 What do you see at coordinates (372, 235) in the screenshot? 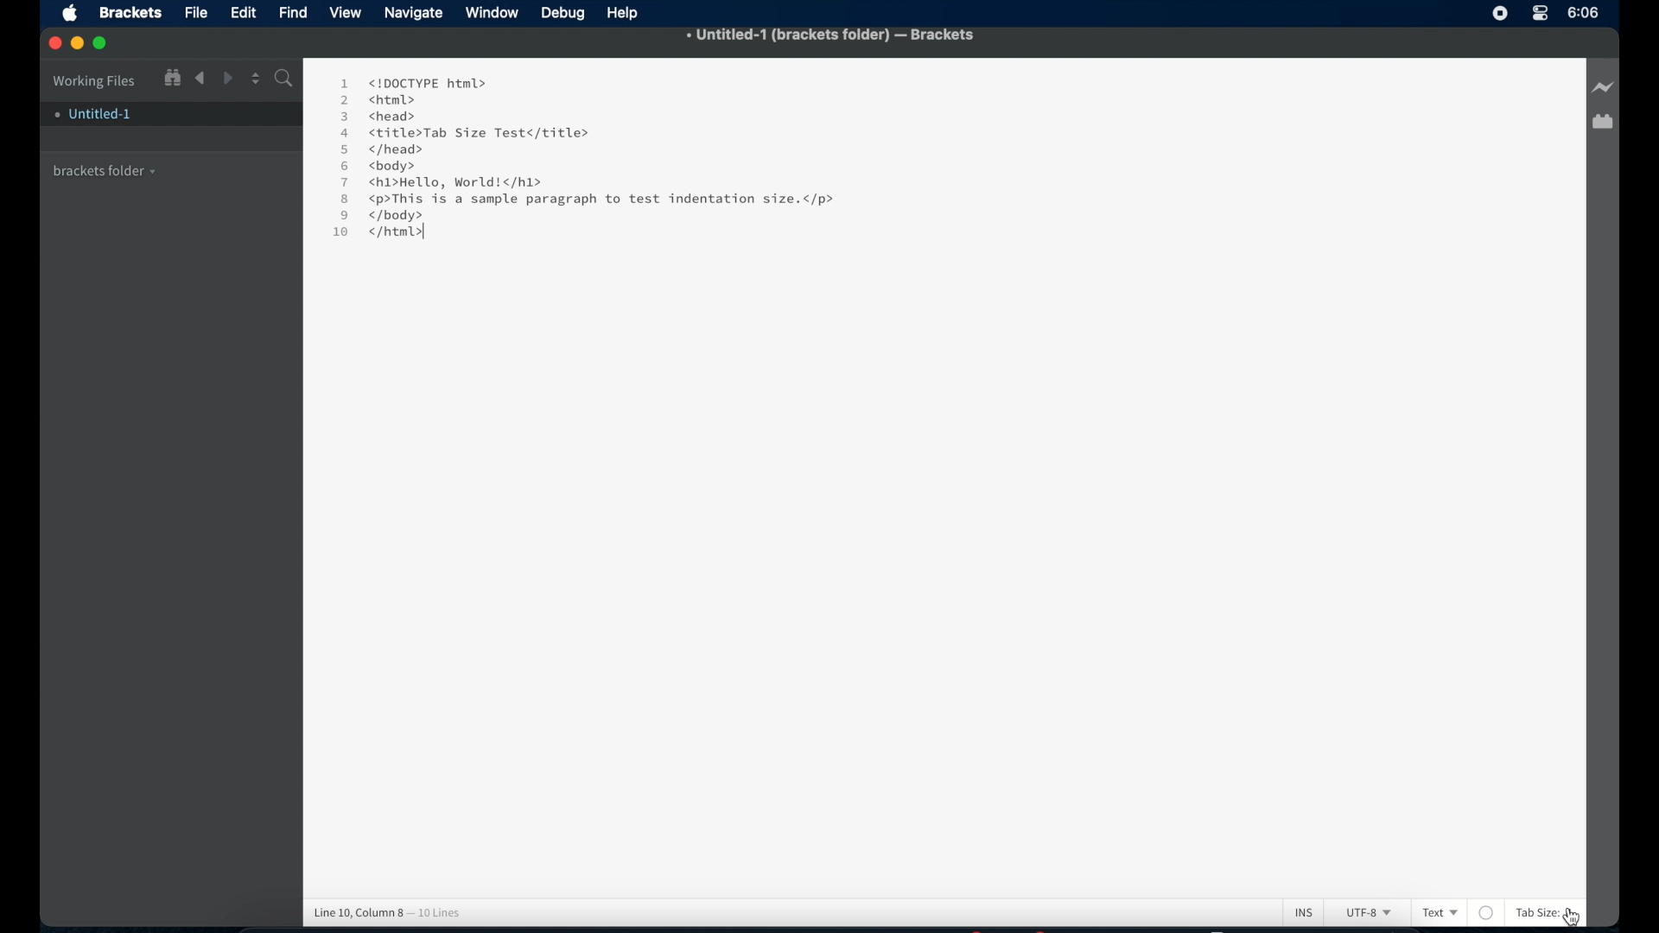
I see `10 </html>` at bounding box center [372, 235].